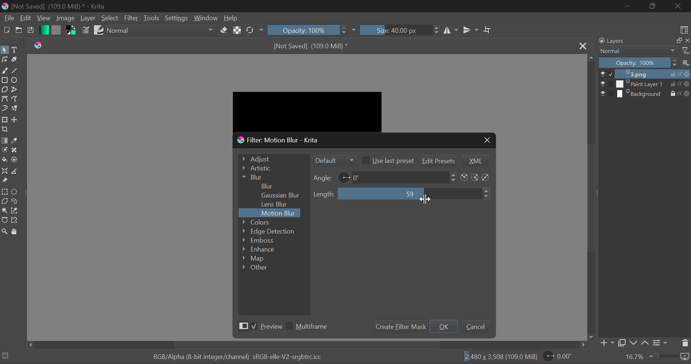  I want to click on Length, so click(324, 194).